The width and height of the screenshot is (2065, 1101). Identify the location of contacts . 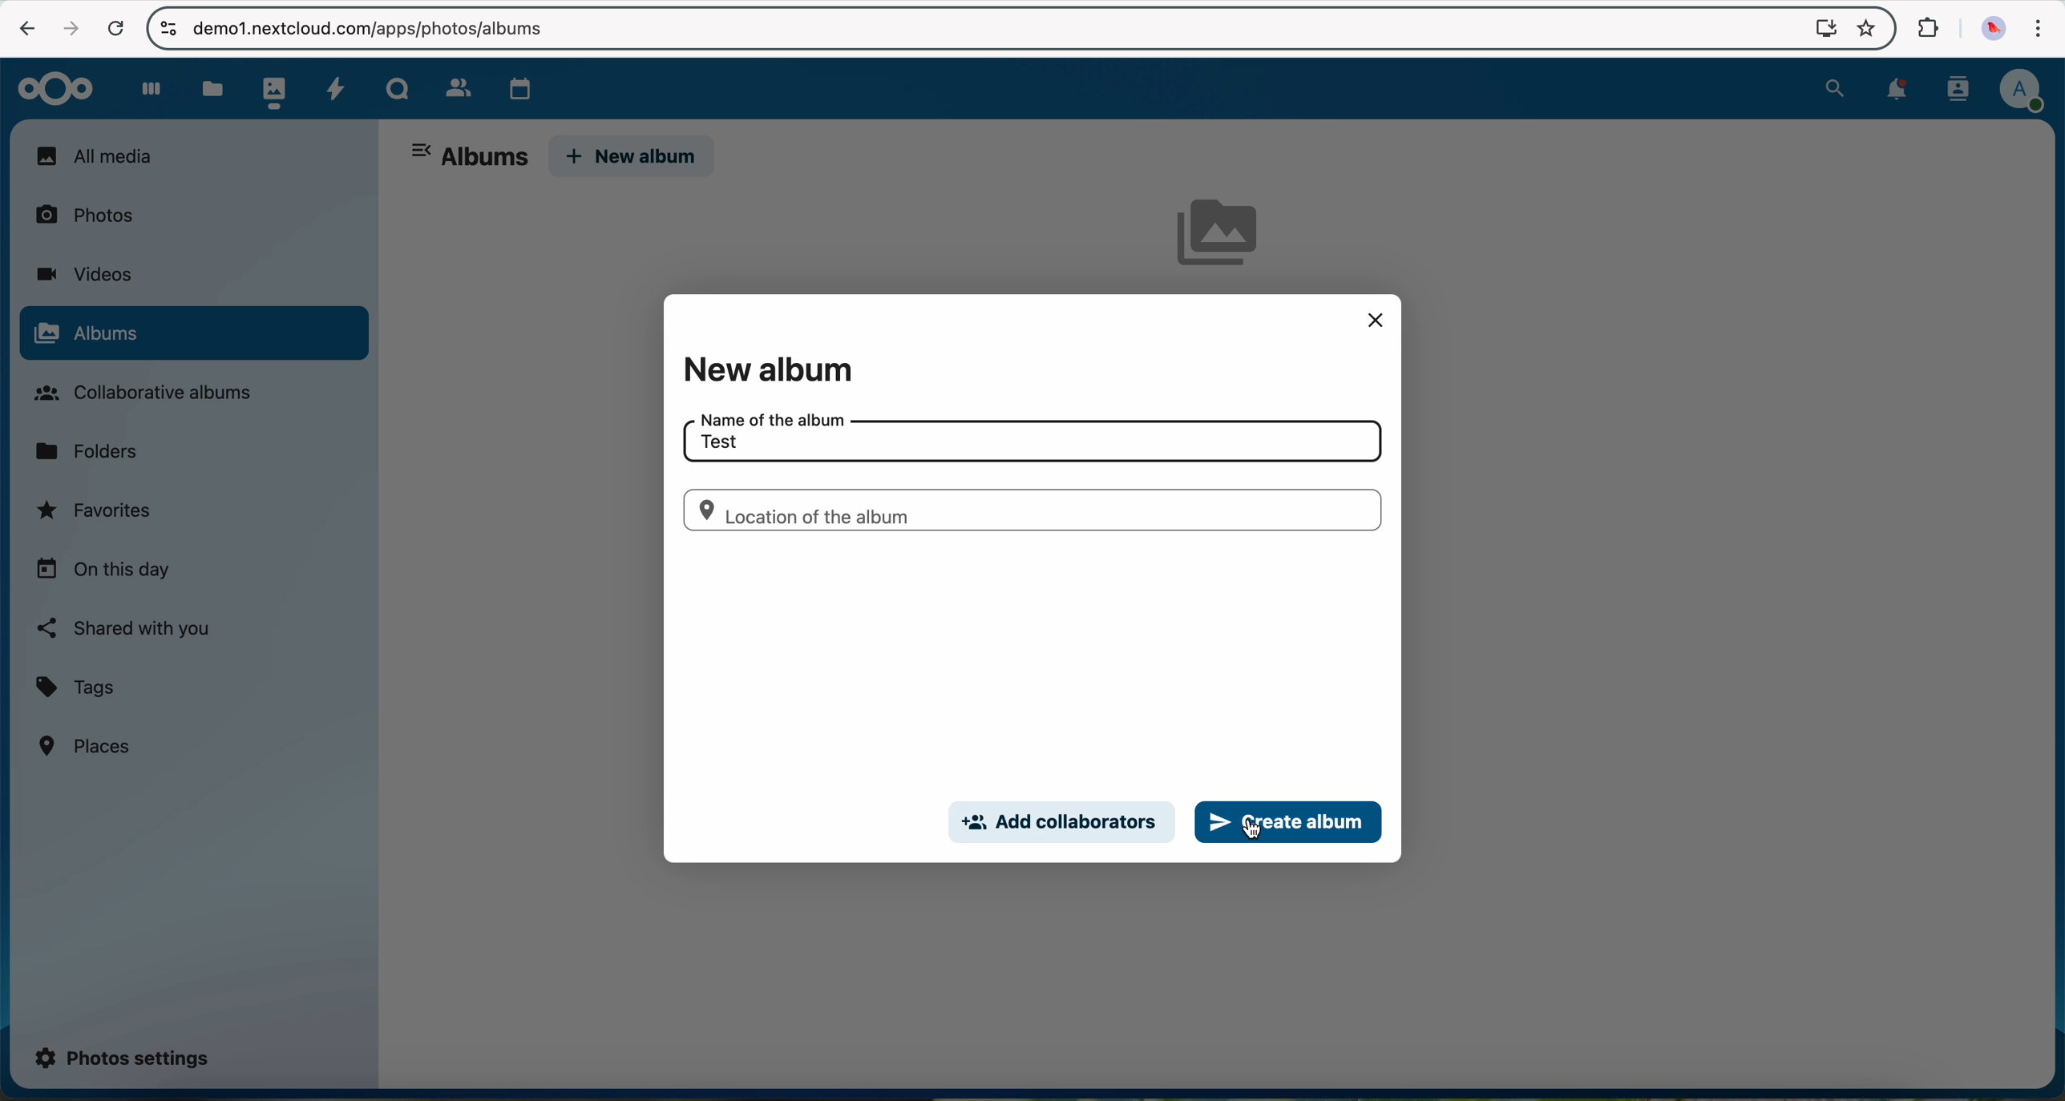
(452, 84).